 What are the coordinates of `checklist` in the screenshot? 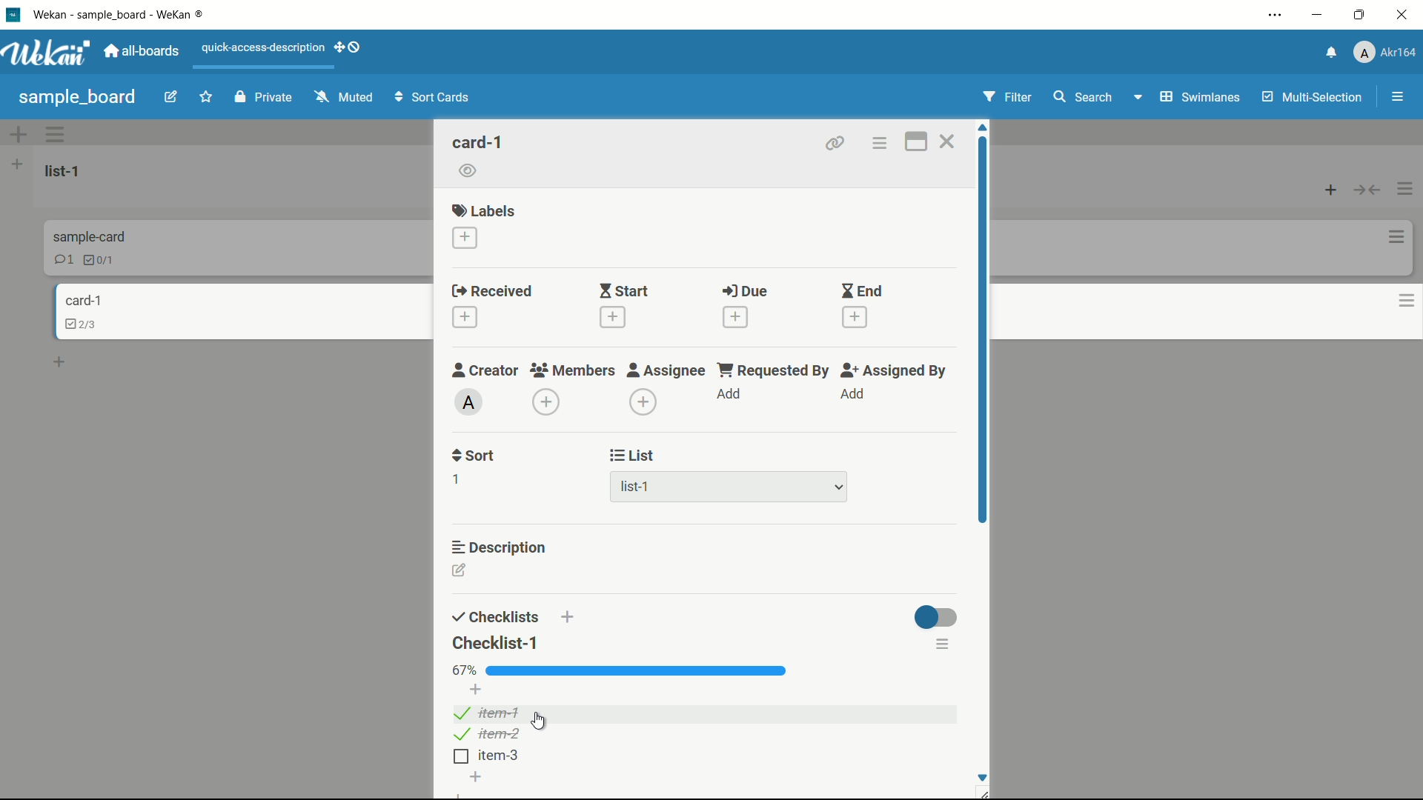 It's located at (102, 261).